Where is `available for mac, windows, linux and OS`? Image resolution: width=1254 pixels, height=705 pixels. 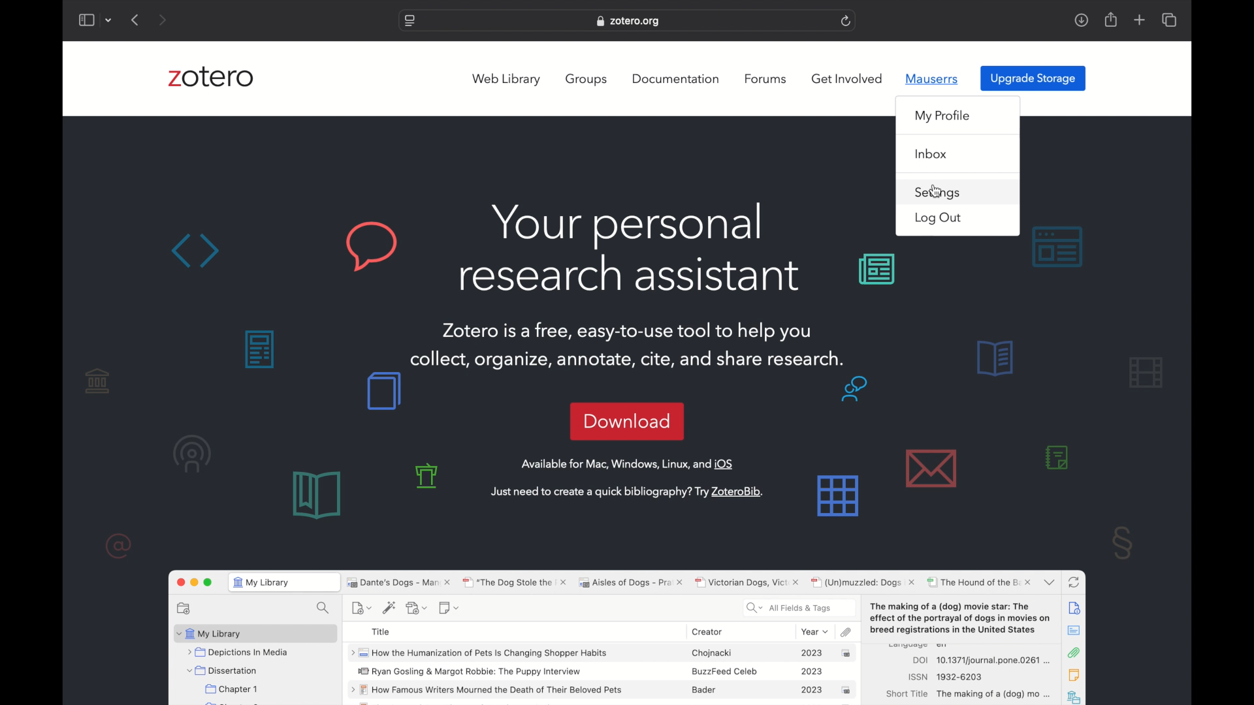 available for mac, windows, linux and OS is located at coordinates (626, 464).